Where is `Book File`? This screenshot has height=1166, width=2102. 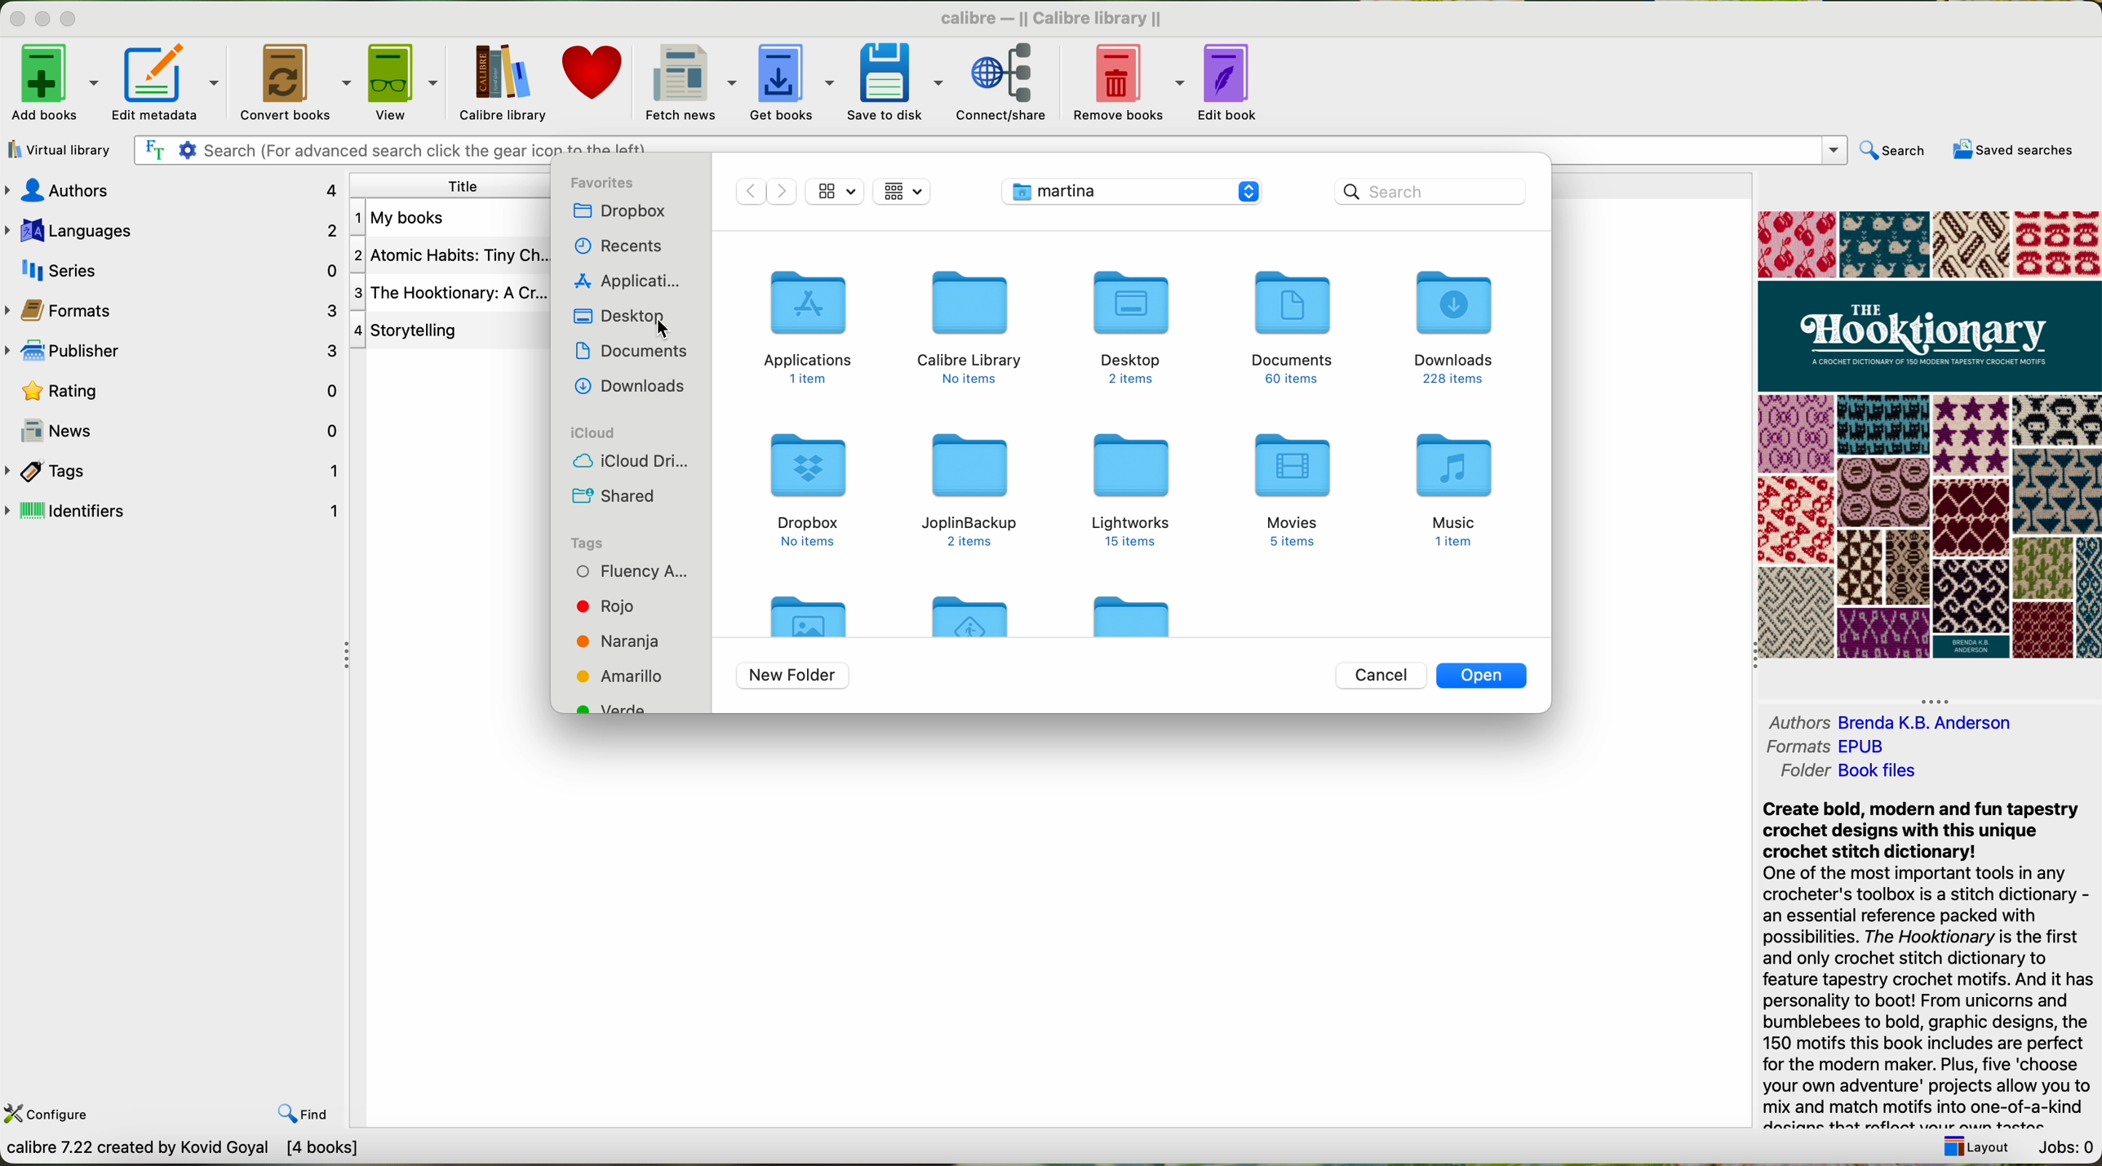
Book File is located at coordinates (1921, 772).